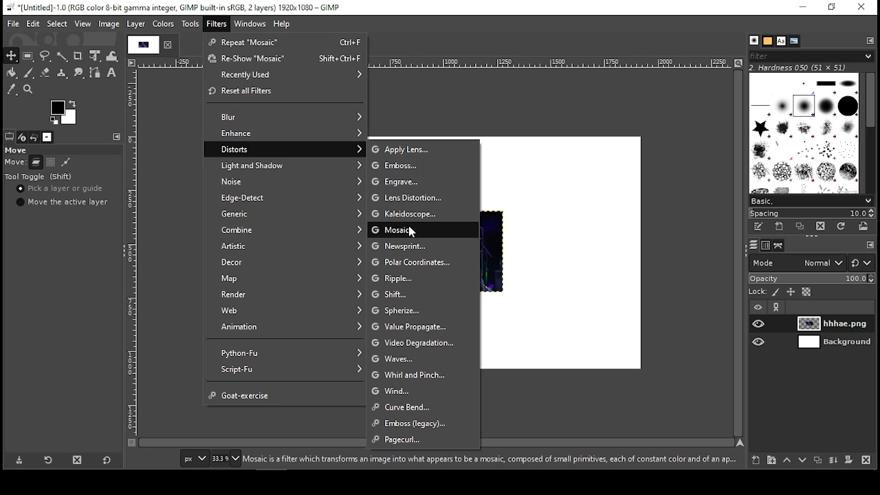 This screenshot has height=495, width=880. Describe the element at coordinates (196, 457) in the screenshot. I see `units` at that location.